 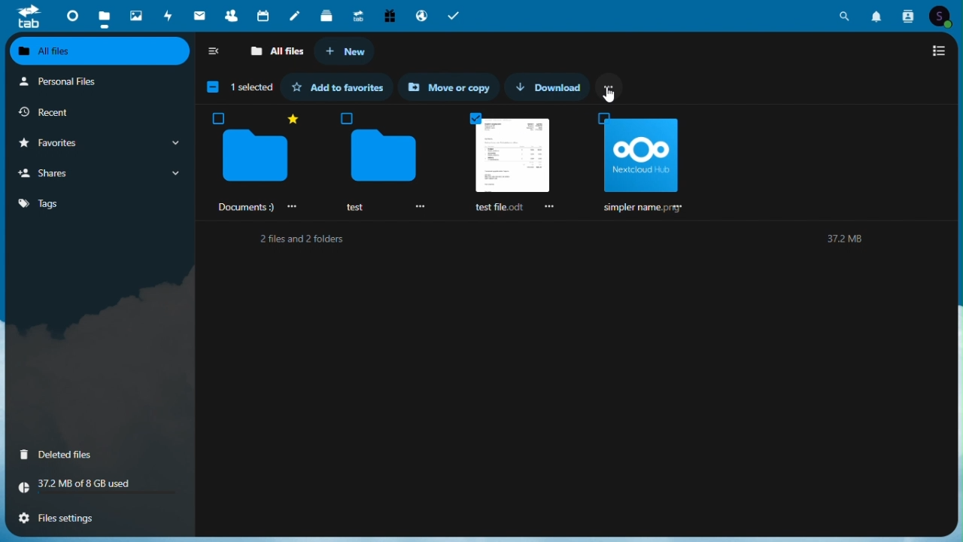 What do you see at coordinates (229, 14) in the screenshot?
I see `Contacts` at bounding box center [229, 14].